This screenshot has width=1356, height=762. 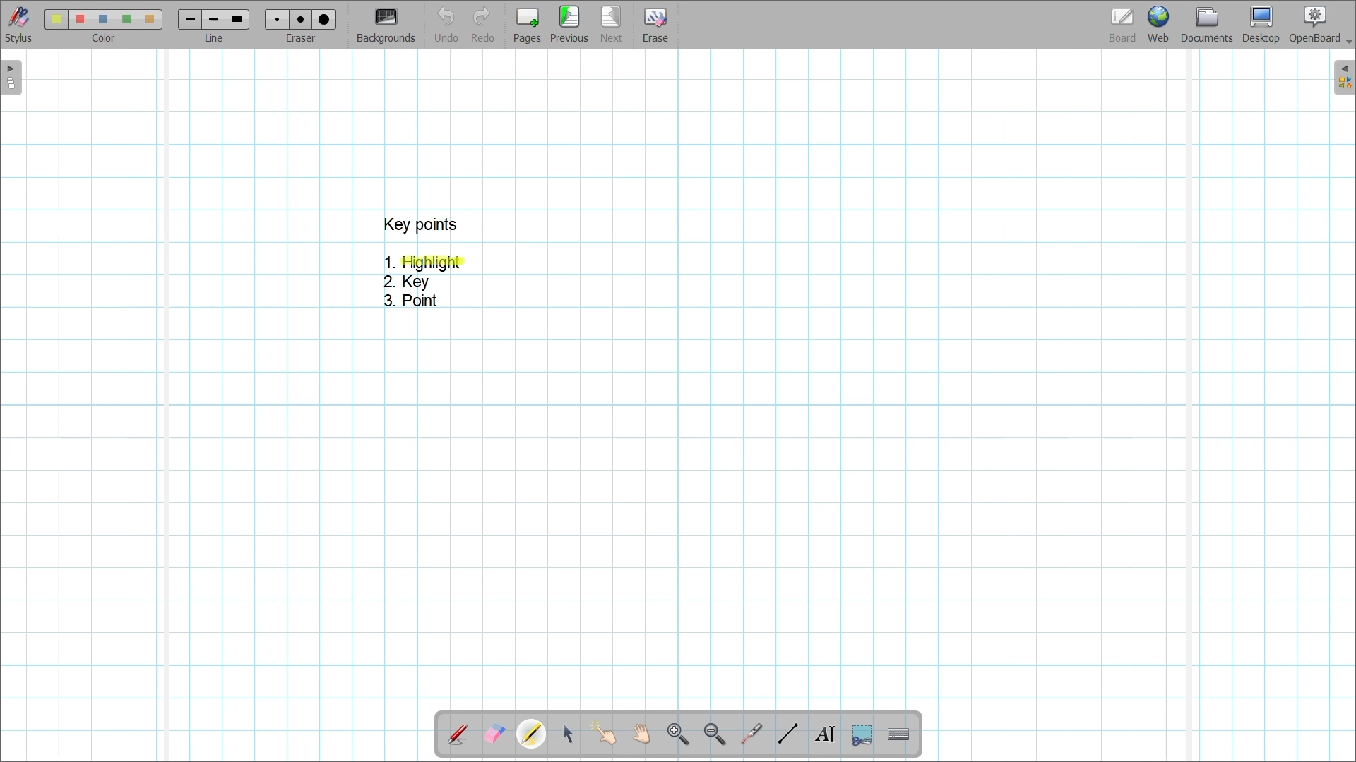 I want to click on Left sidebar, so click(x=11, y=78).